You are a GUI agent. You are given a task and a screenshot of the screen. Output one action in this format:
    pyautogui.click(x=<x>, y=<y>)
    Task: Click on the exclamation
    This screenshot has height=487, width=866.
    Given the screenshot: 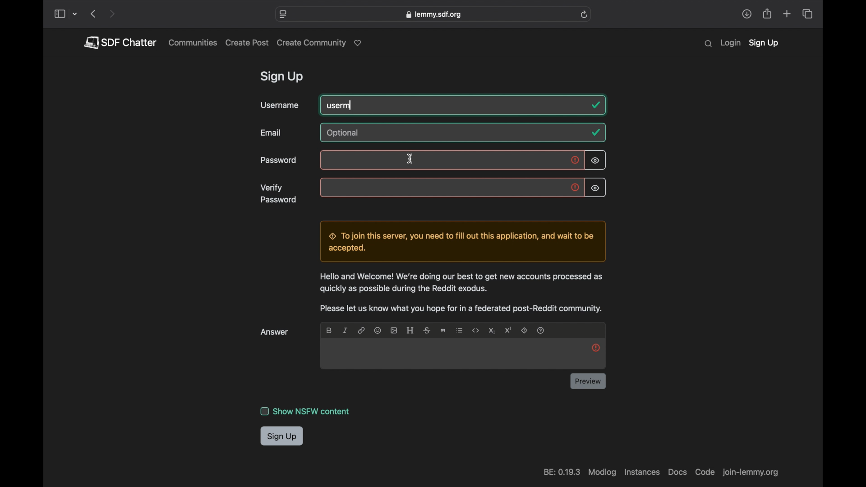 What is the action you would take?
    pyautogui.click(x=576, y=188)
    